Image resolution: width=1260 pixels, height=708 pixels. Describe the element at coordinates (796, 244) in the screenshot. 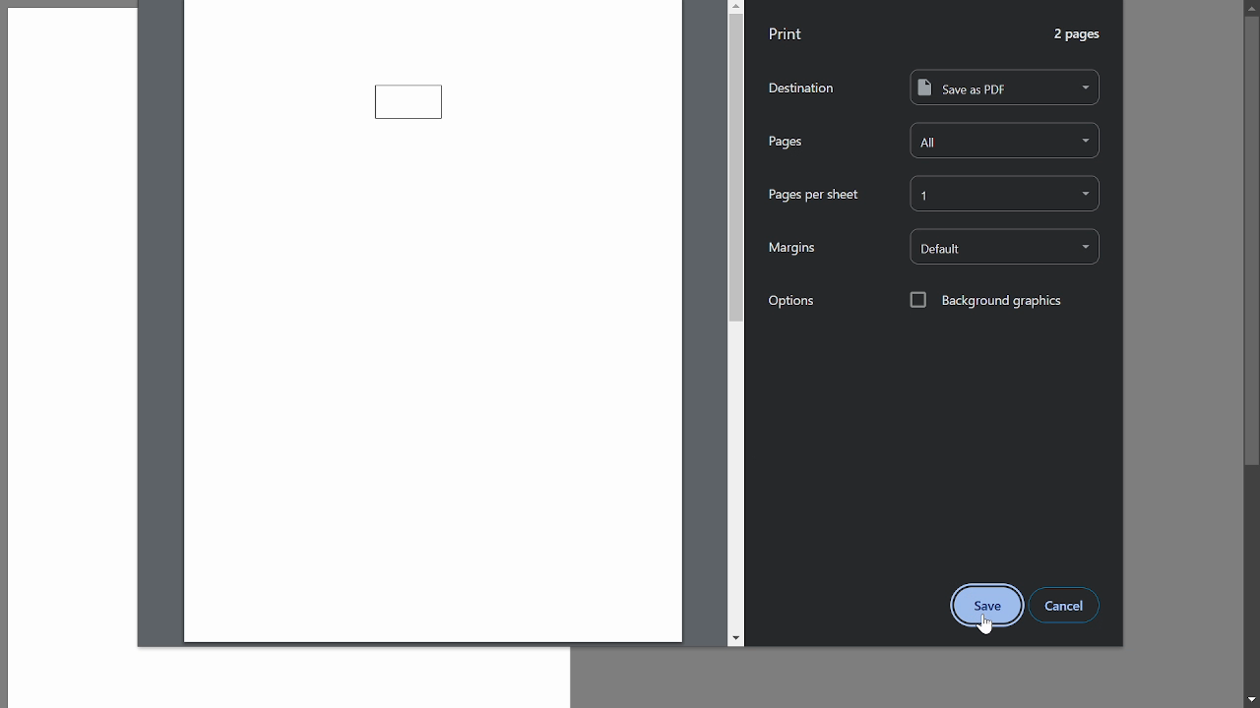

I see `margins` at that location.